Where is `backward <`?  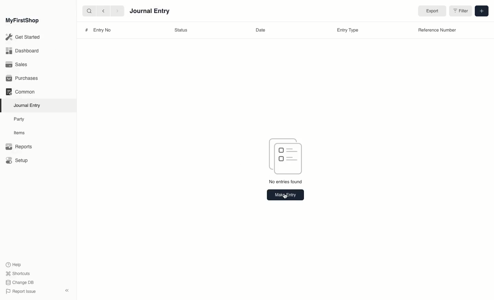 backward < is located at coordinates (102, 11).